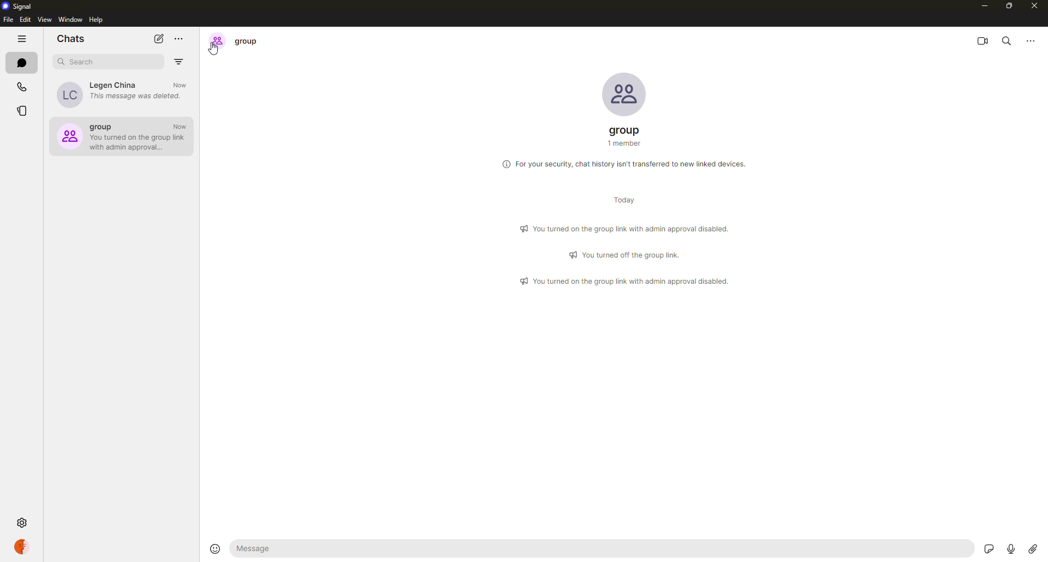 The image size is (1048, 562). What do you see at coordinates (214, 51) in the screenshot?
I see `cursor` at bounding box center [214, 51].